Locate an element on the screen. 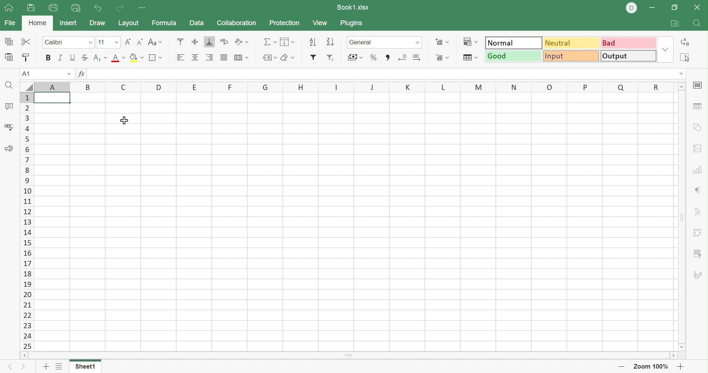 The width and height of the screenshot is (708, 373). Conditional formatting is located at coordinates (470, 42).